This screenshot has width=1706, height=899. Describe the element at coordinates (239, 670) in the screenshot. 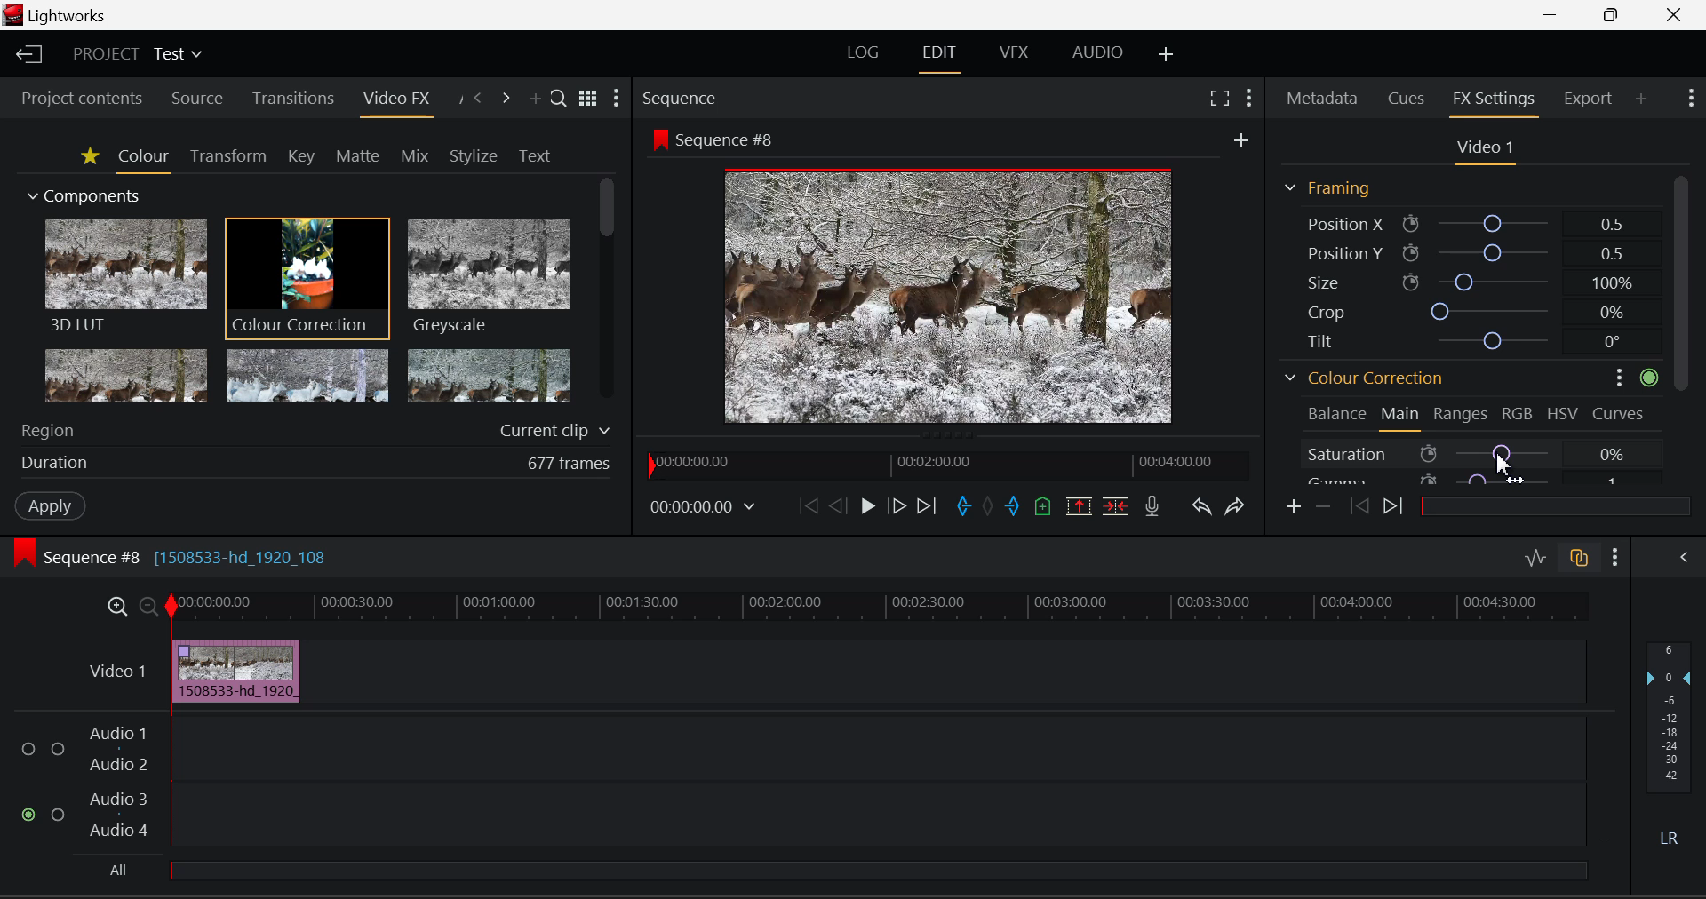

I see `Effect Applied` at that location.